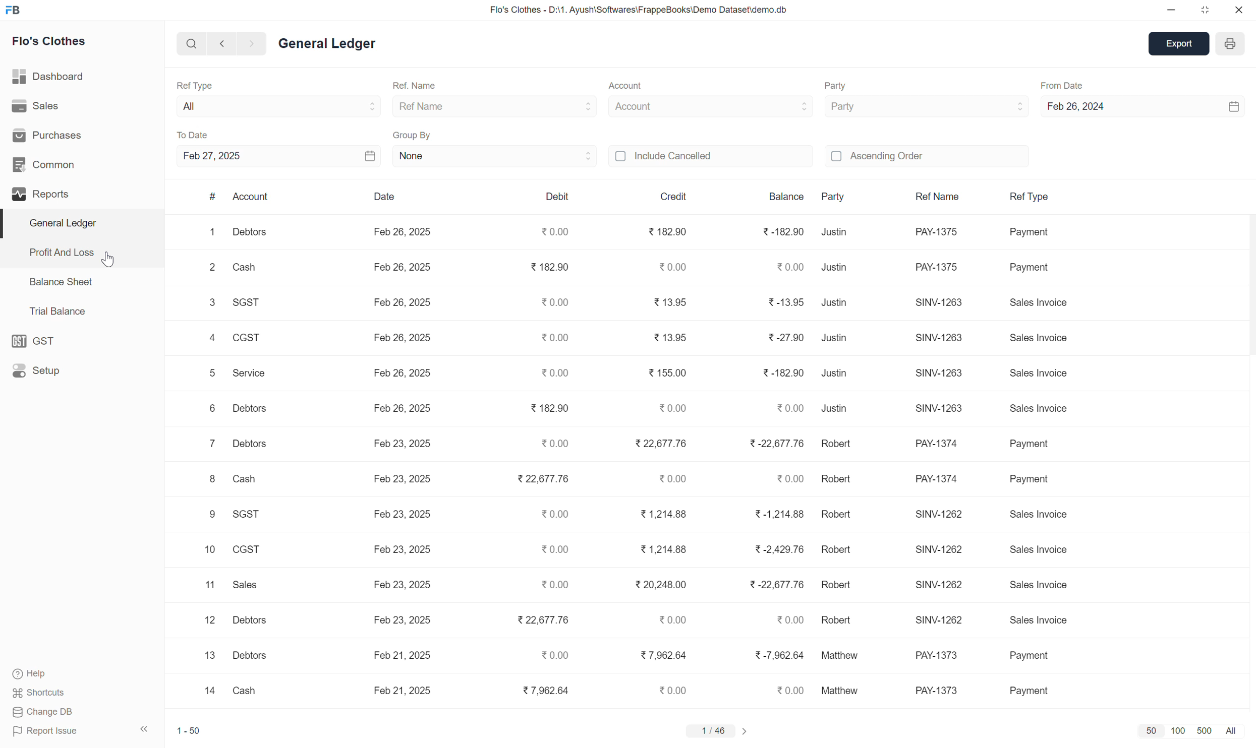  What do you see at coordinates (210, 445) in the screenshot?
I see `7` at bounding box center [210, 445].